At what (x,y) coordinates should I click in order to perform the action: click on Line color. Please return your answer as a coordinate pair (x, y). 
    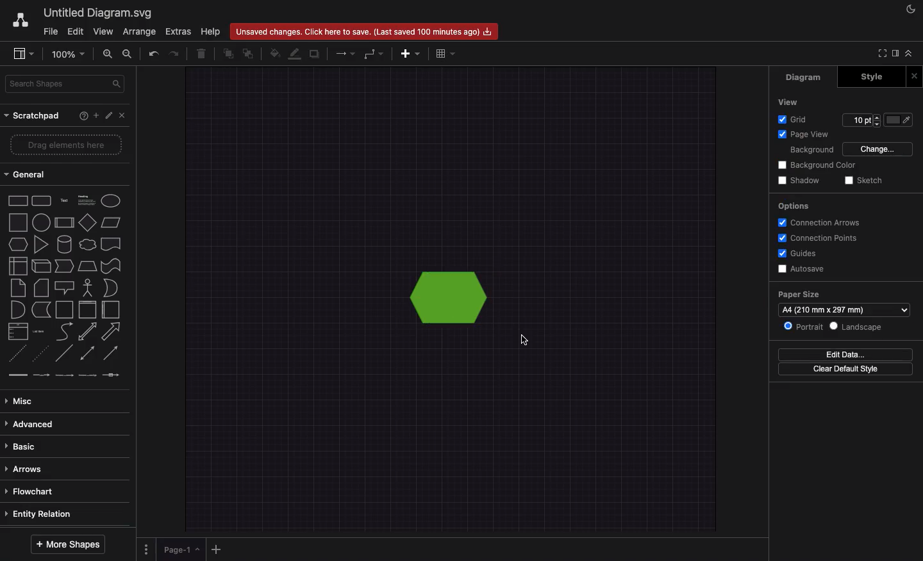
    Looking at the image, I should click on (295, 54).